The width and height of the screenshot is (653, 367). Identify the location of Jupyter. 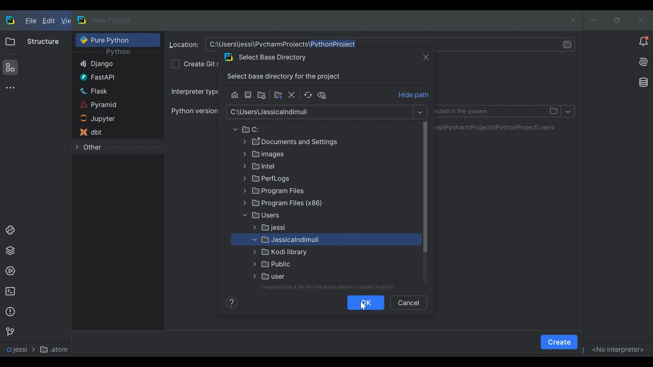
(107, 119).